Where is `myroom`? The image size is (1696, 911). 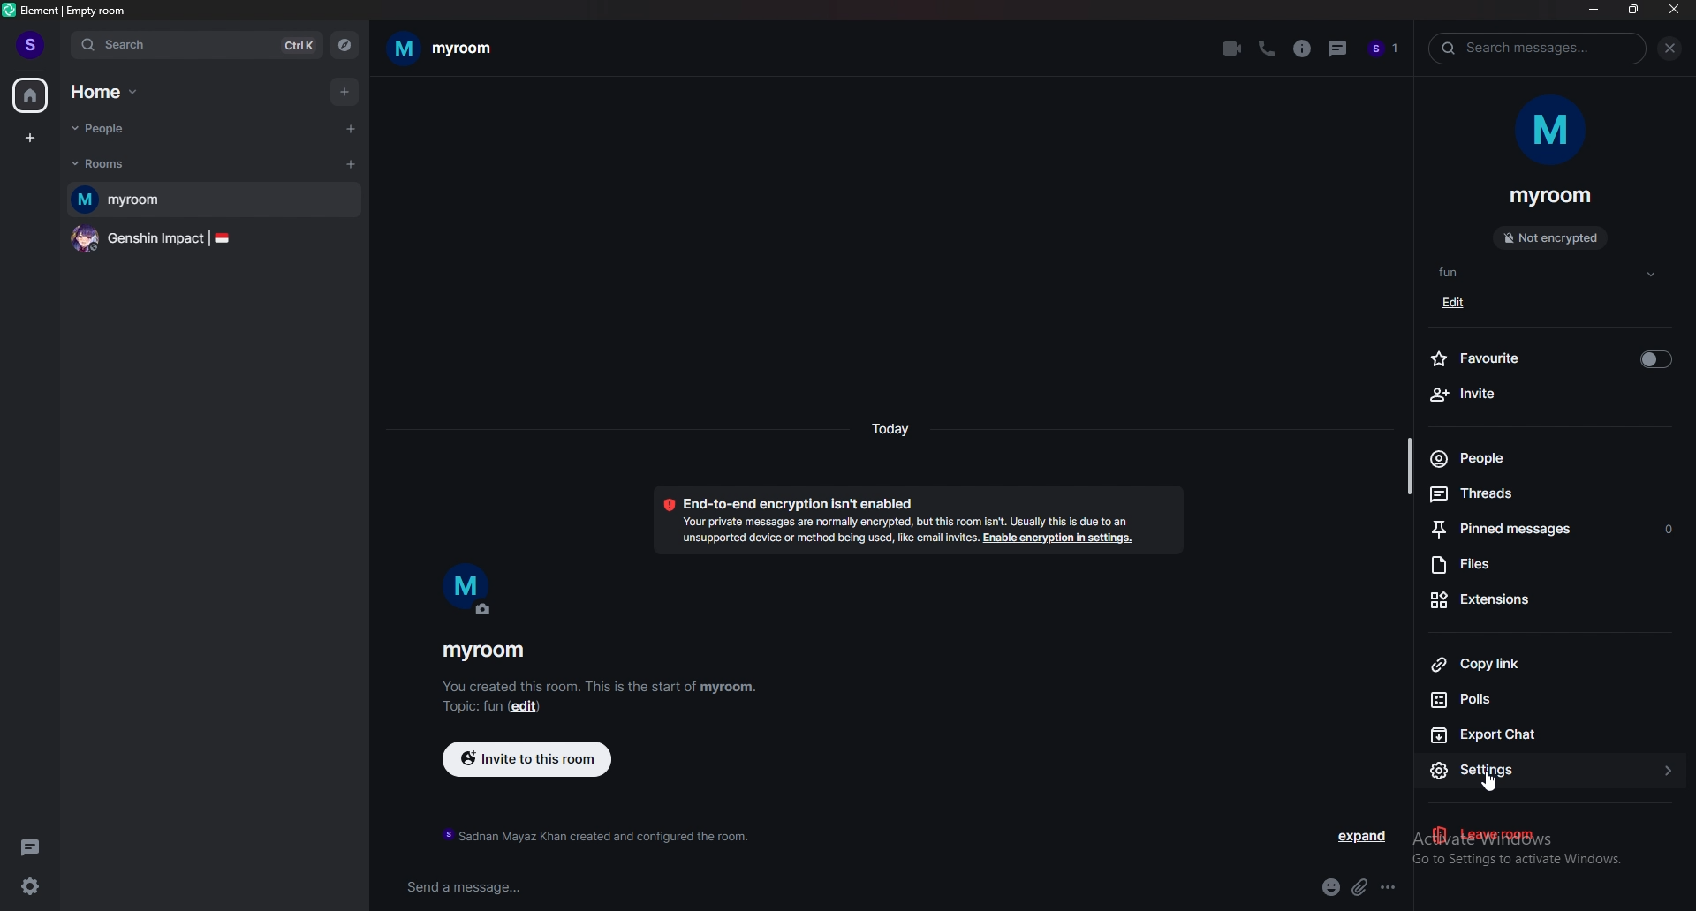 myroom is located at coordinates (216, 200).